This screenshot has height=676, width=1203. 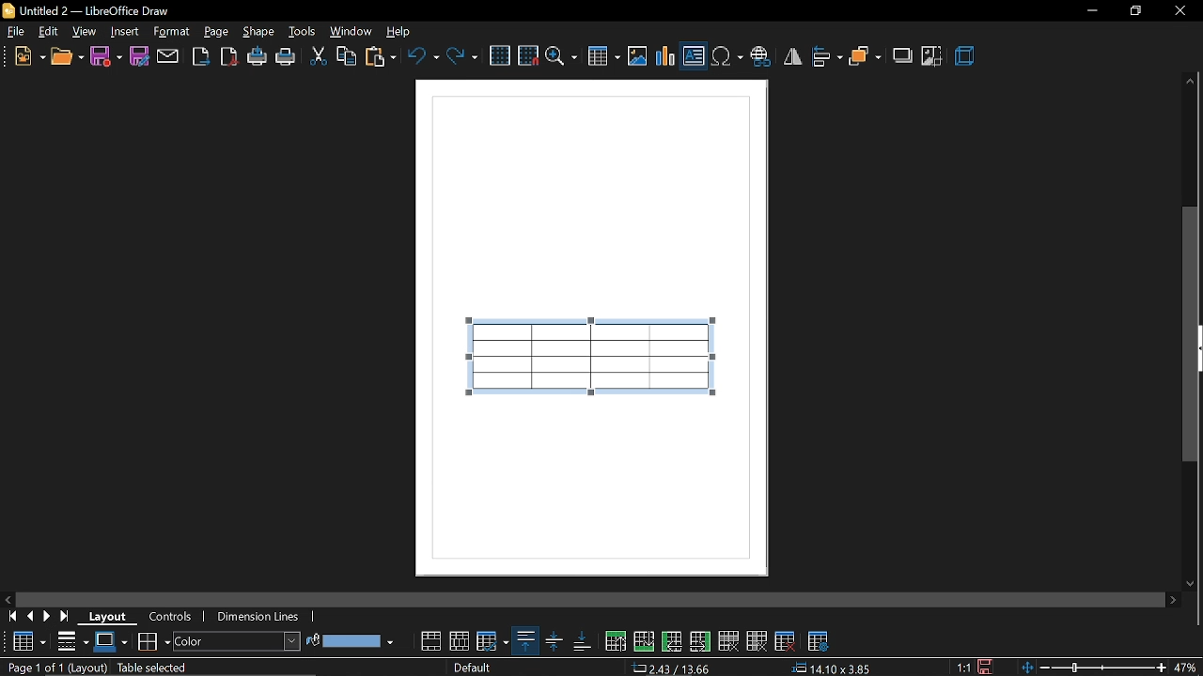 What do you see at coordinates (13, 31) in the screenshot?
I see `file` at bounding box center [13, 31].